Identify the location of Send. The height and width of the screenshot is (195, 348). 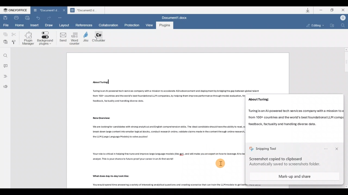
(61, 38).